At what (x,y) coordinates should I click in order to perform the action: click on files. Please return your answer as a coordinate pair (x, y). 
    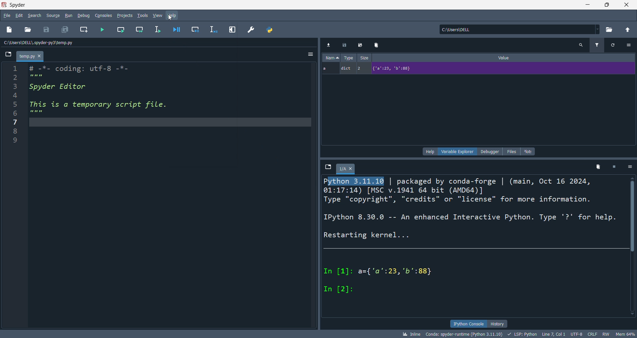
    Looking at the image, I should click on (513, 151).